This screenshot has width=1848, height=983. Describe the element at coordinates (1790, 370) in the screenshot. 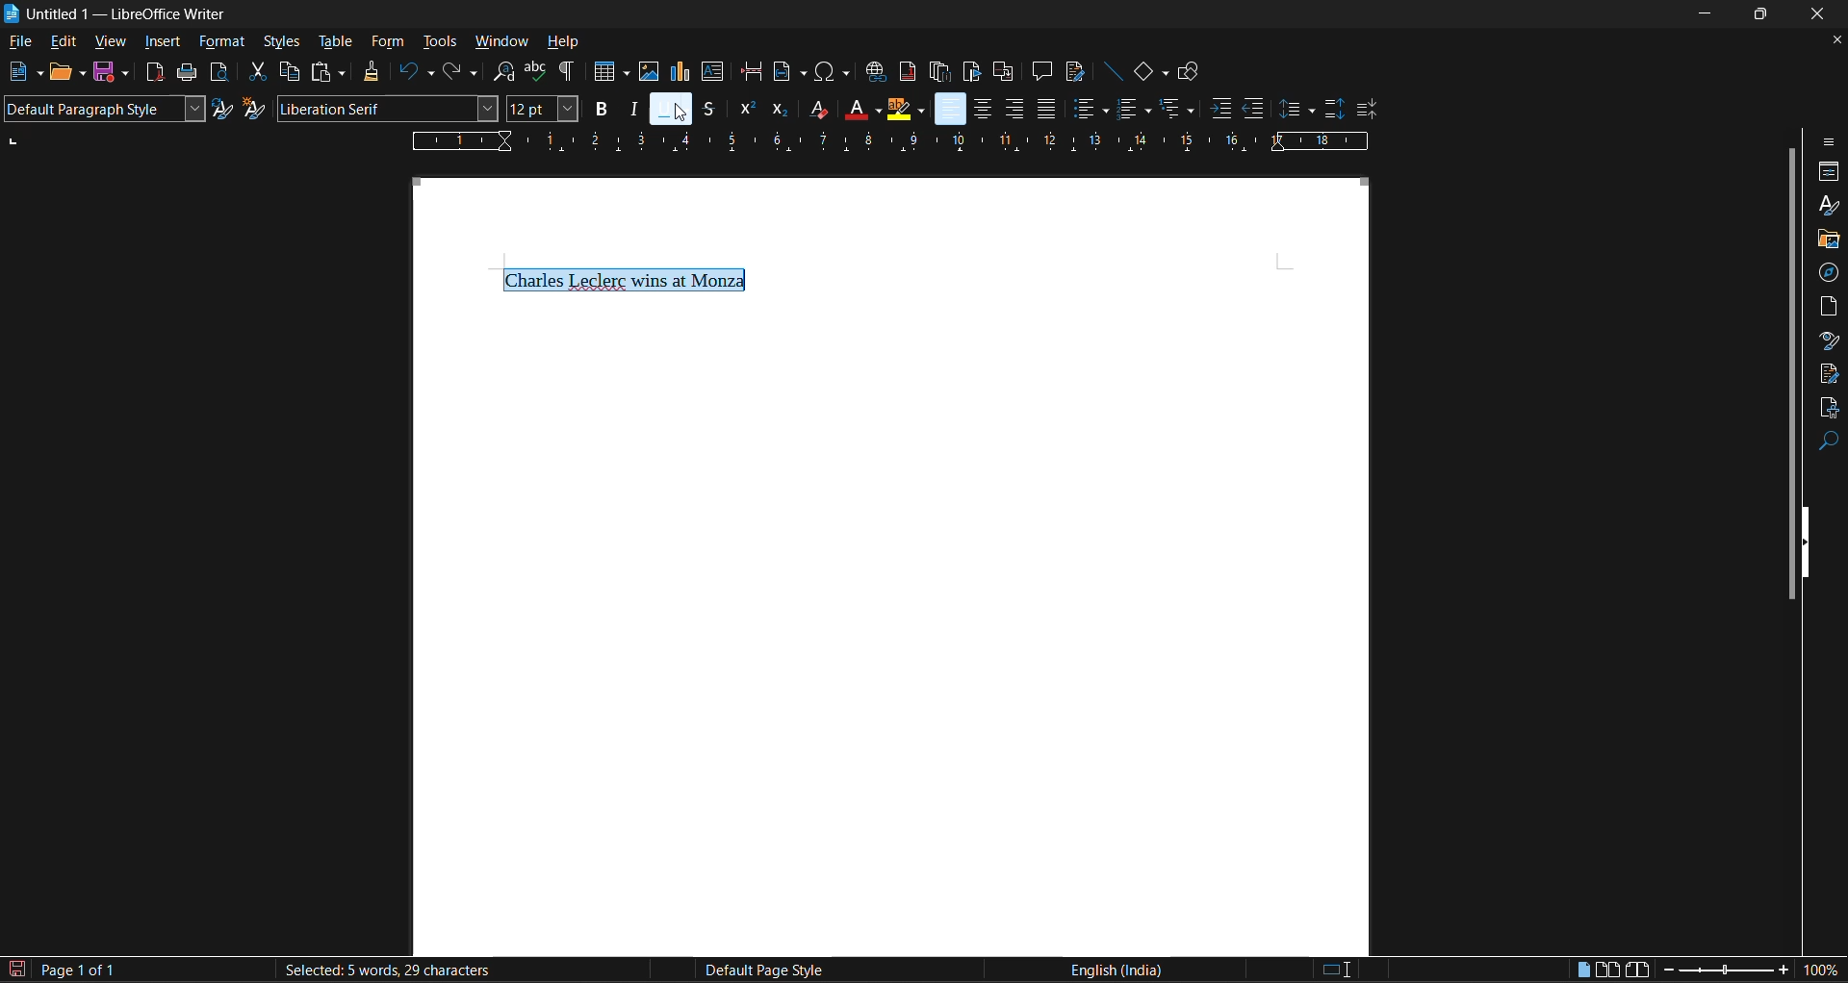

I see `vertical slide bar` at that location.